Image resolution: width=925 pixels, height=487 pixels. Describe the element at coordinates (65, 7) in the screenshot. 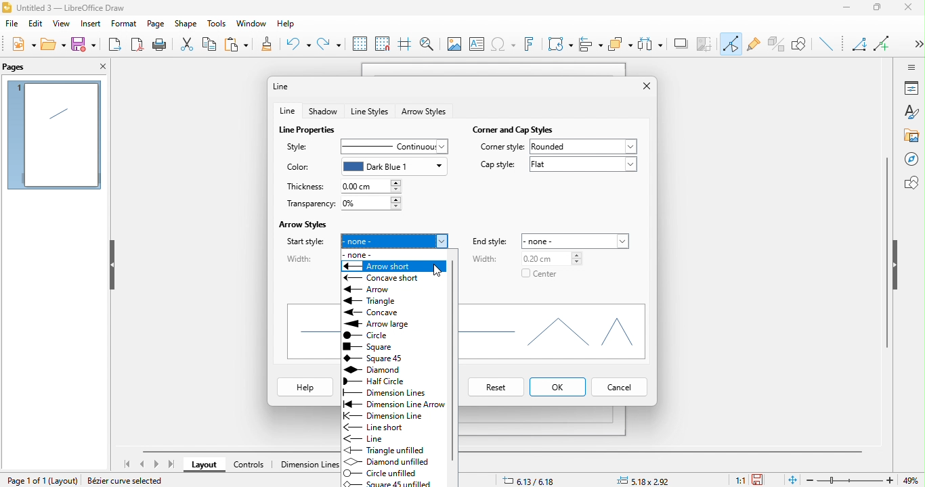

I see `Untitled 3 - LibreOffice Draw` at that location.